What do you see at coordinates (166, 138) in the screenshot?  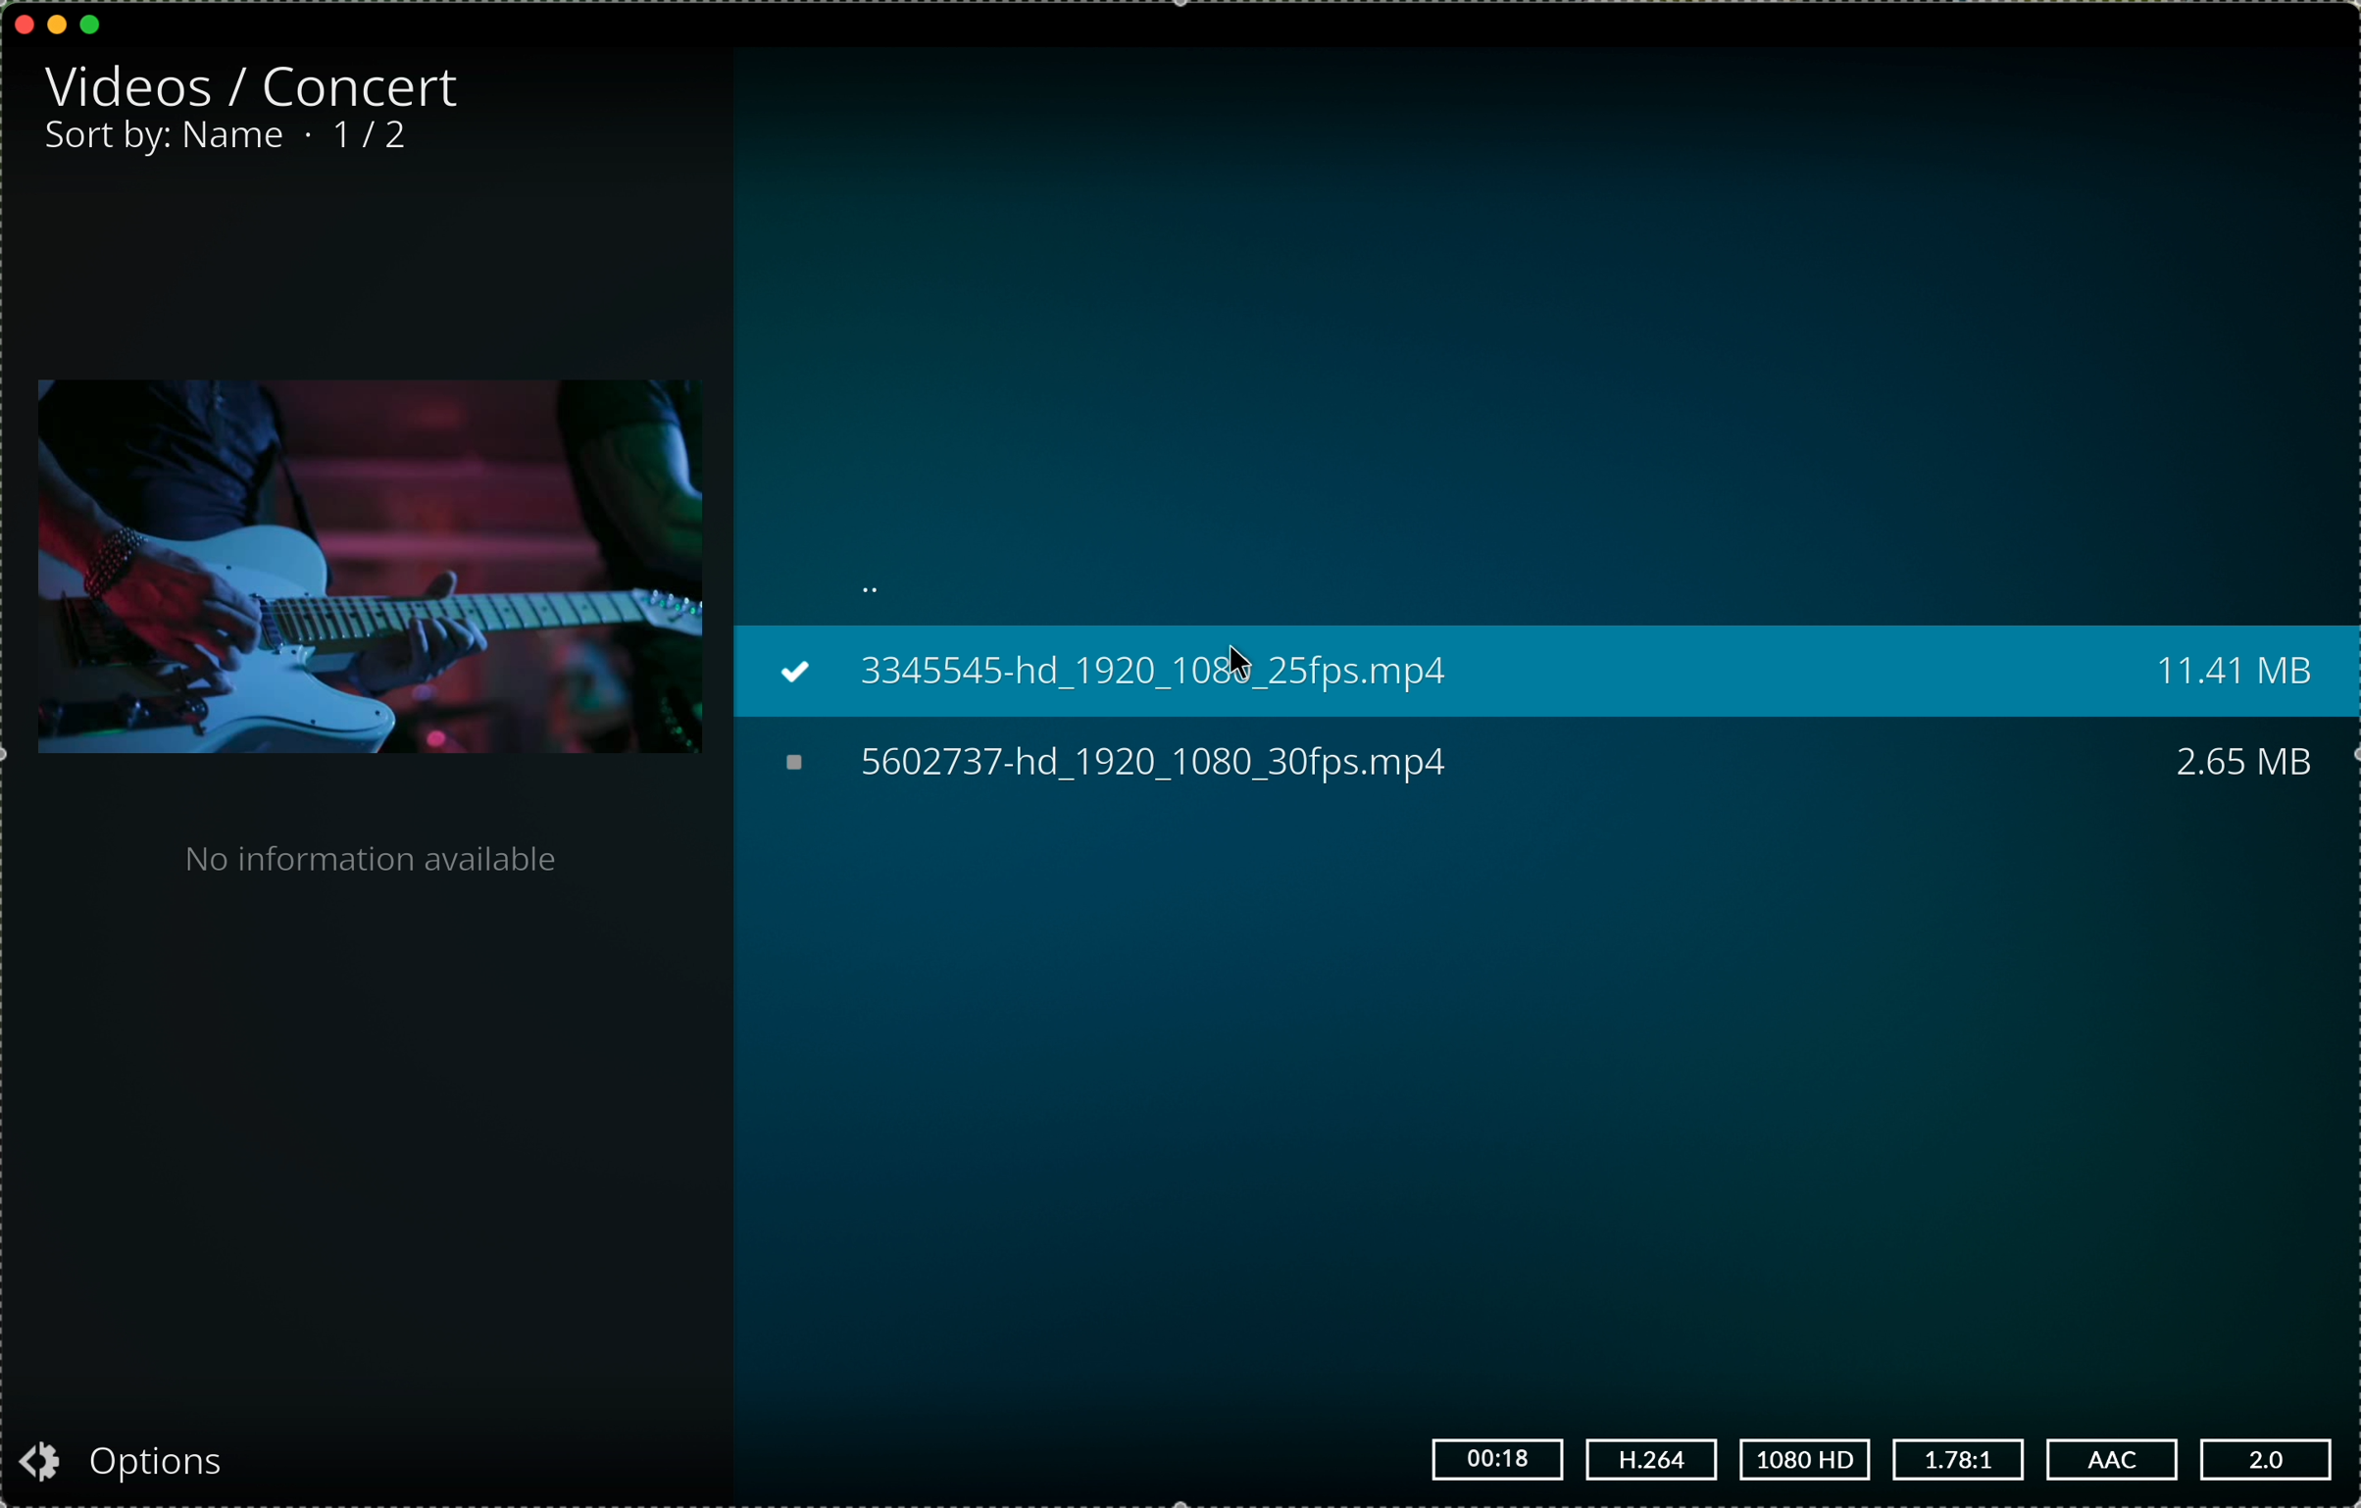 I see `sort by` at bounding box center [166, 138].